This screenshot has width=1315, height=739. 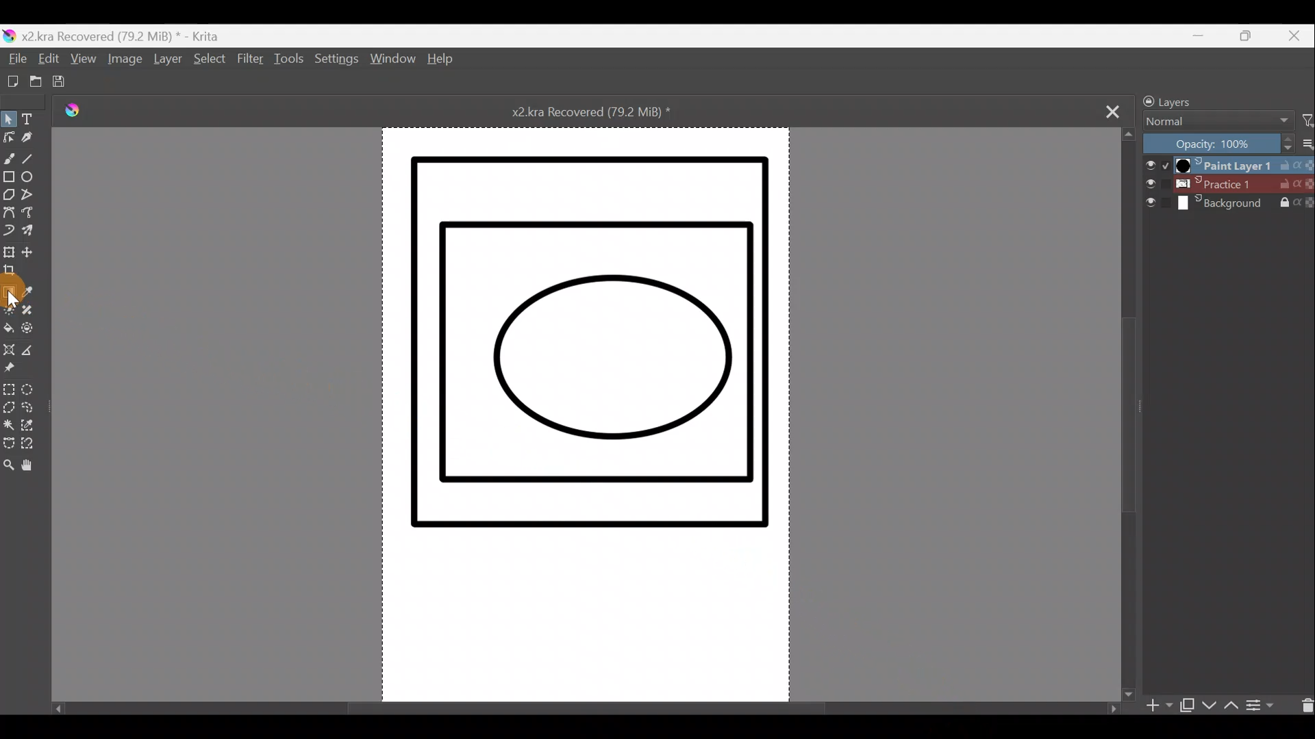 What do you see at coordinates (9, 214) in the screenshot?
I see `Bezier curve tool` at bounding box center [9, 214].